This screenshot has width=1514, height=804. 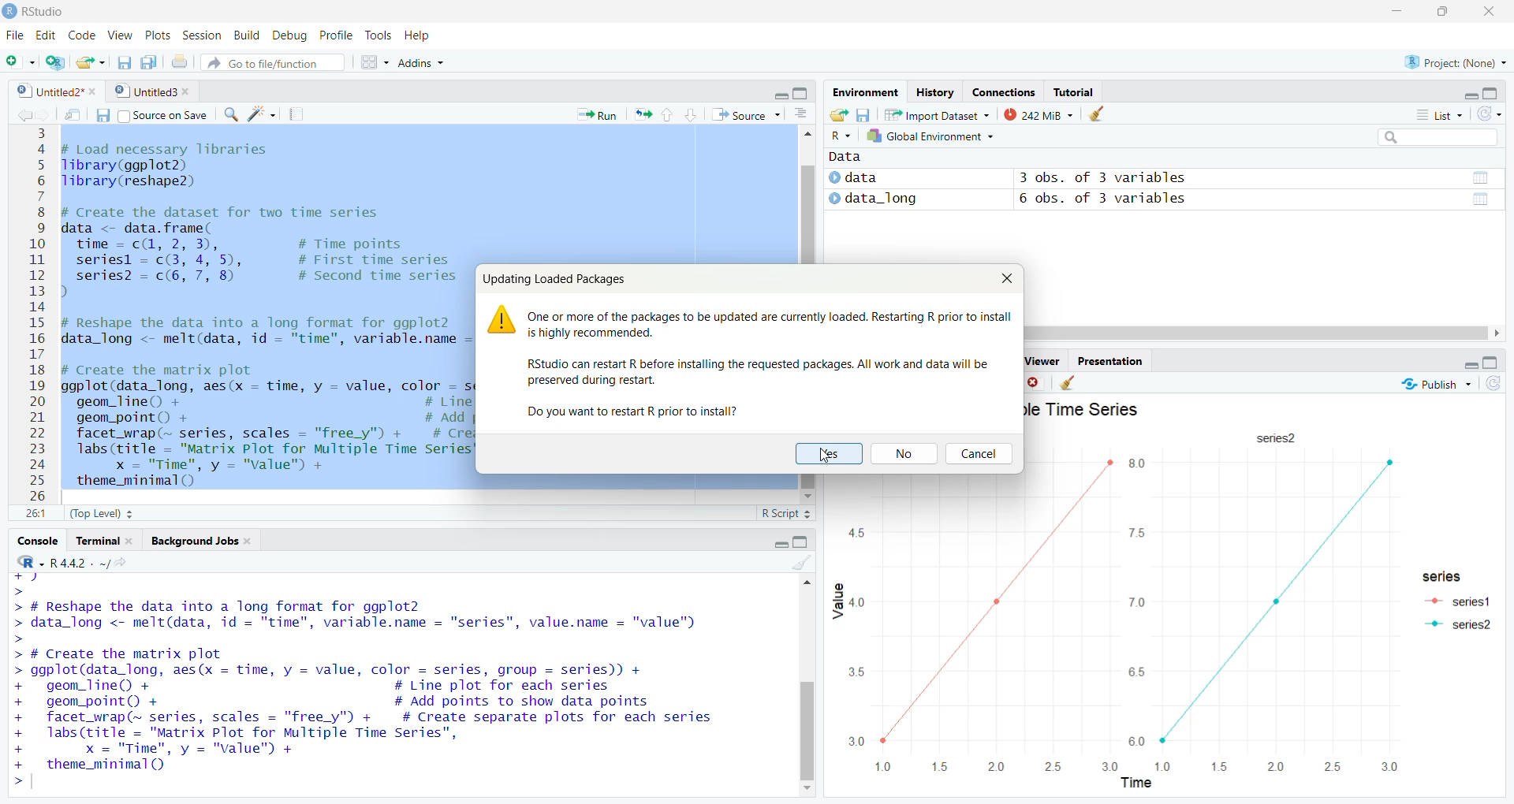 What do you see at coordinates (95, 91) in the screenshot?
I see `close` at bounding box center [95, 91].